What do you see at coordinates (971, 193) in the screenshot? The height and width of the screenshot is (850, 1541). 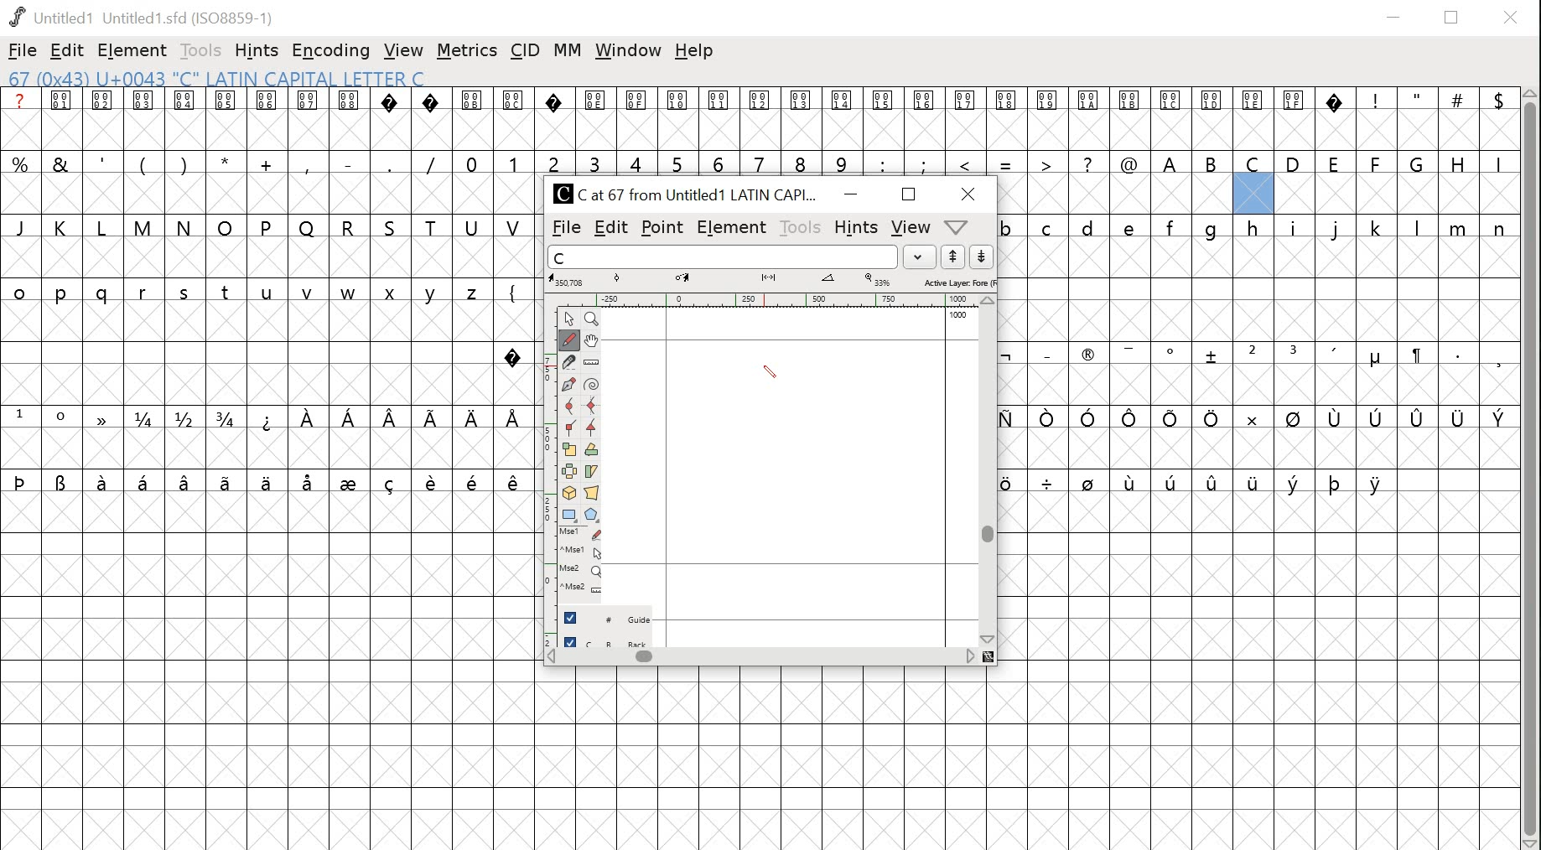 I see `close` at bounding box center [971, 193].